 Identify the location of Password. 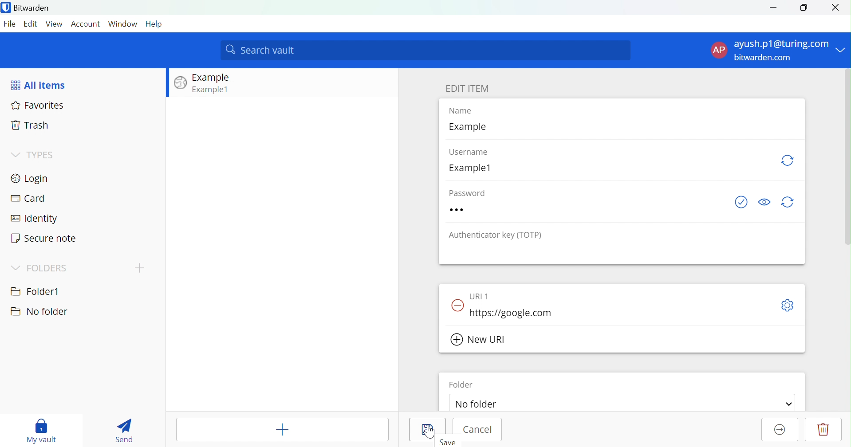
(476, 209).